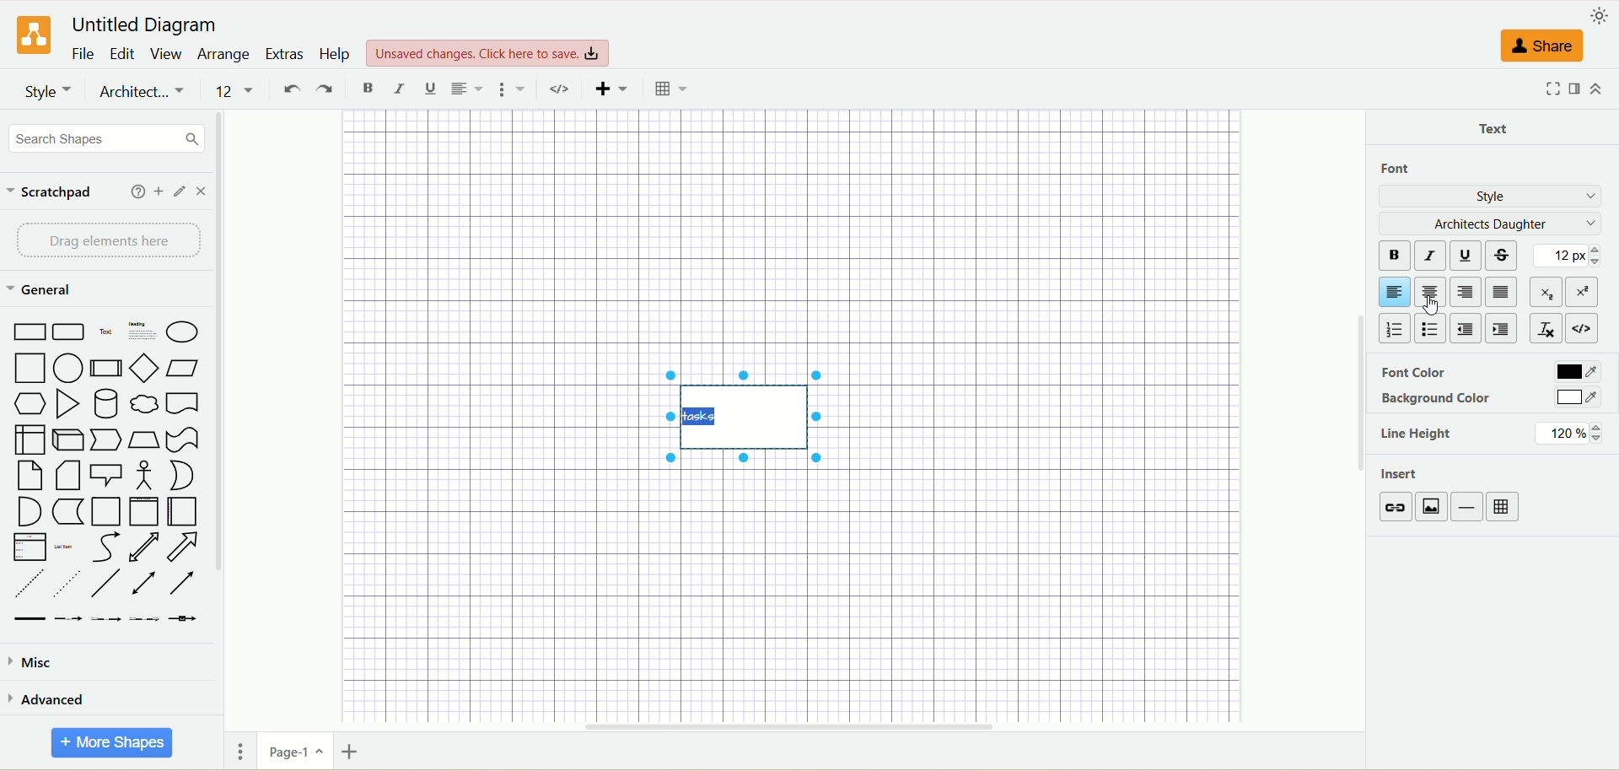  Describe the element at coordinates (1569, 434) in the screenshot. I see `120%` at that location.